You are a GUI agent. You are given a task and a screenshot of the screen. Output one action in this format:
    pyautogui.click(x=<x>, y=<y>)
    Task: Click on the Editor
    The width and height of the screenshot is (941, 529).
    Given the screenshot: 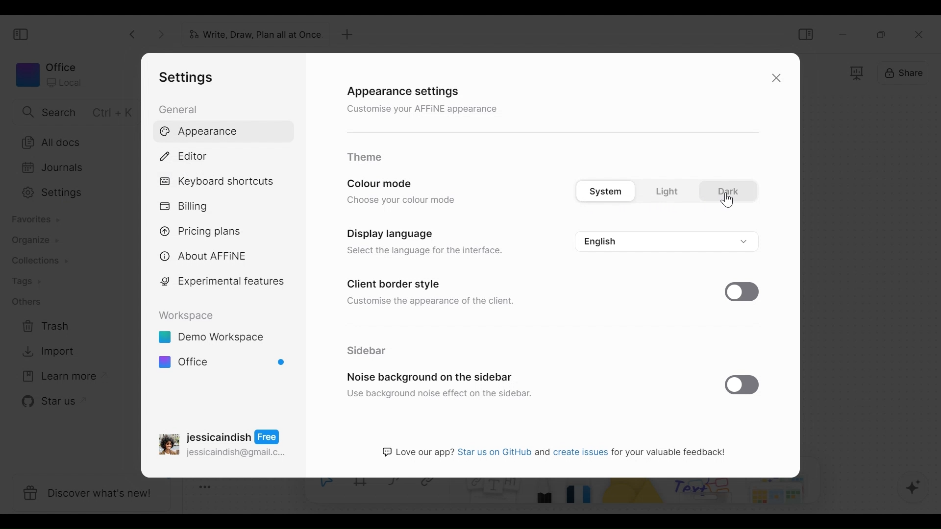 What is the action you would take?
    pyautogui.click(x=185, y=157)
    